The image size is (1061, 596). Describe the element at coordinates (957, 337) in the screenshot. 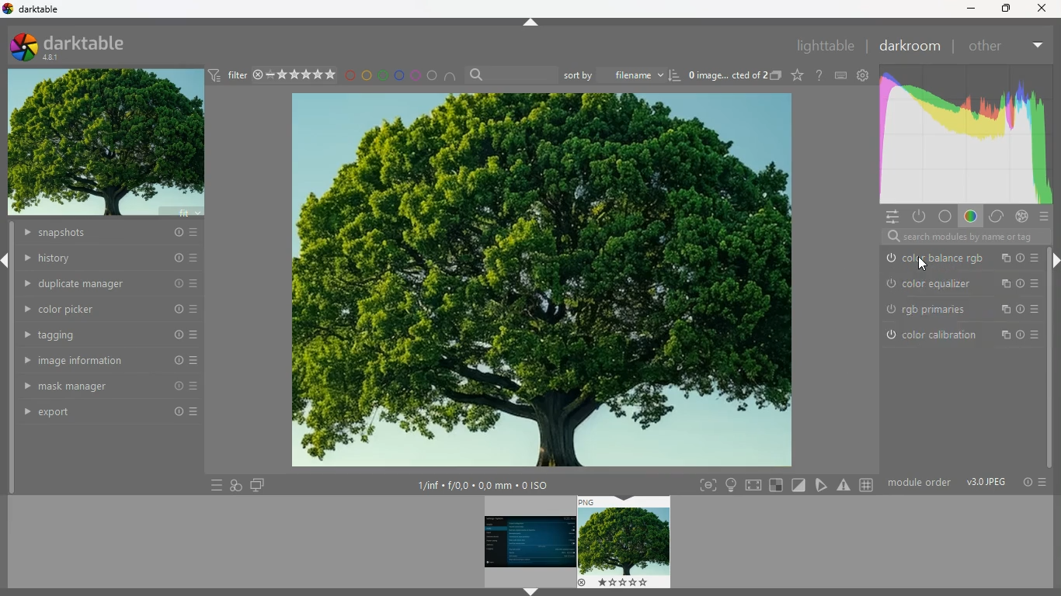

I see `color calibration` at that location.